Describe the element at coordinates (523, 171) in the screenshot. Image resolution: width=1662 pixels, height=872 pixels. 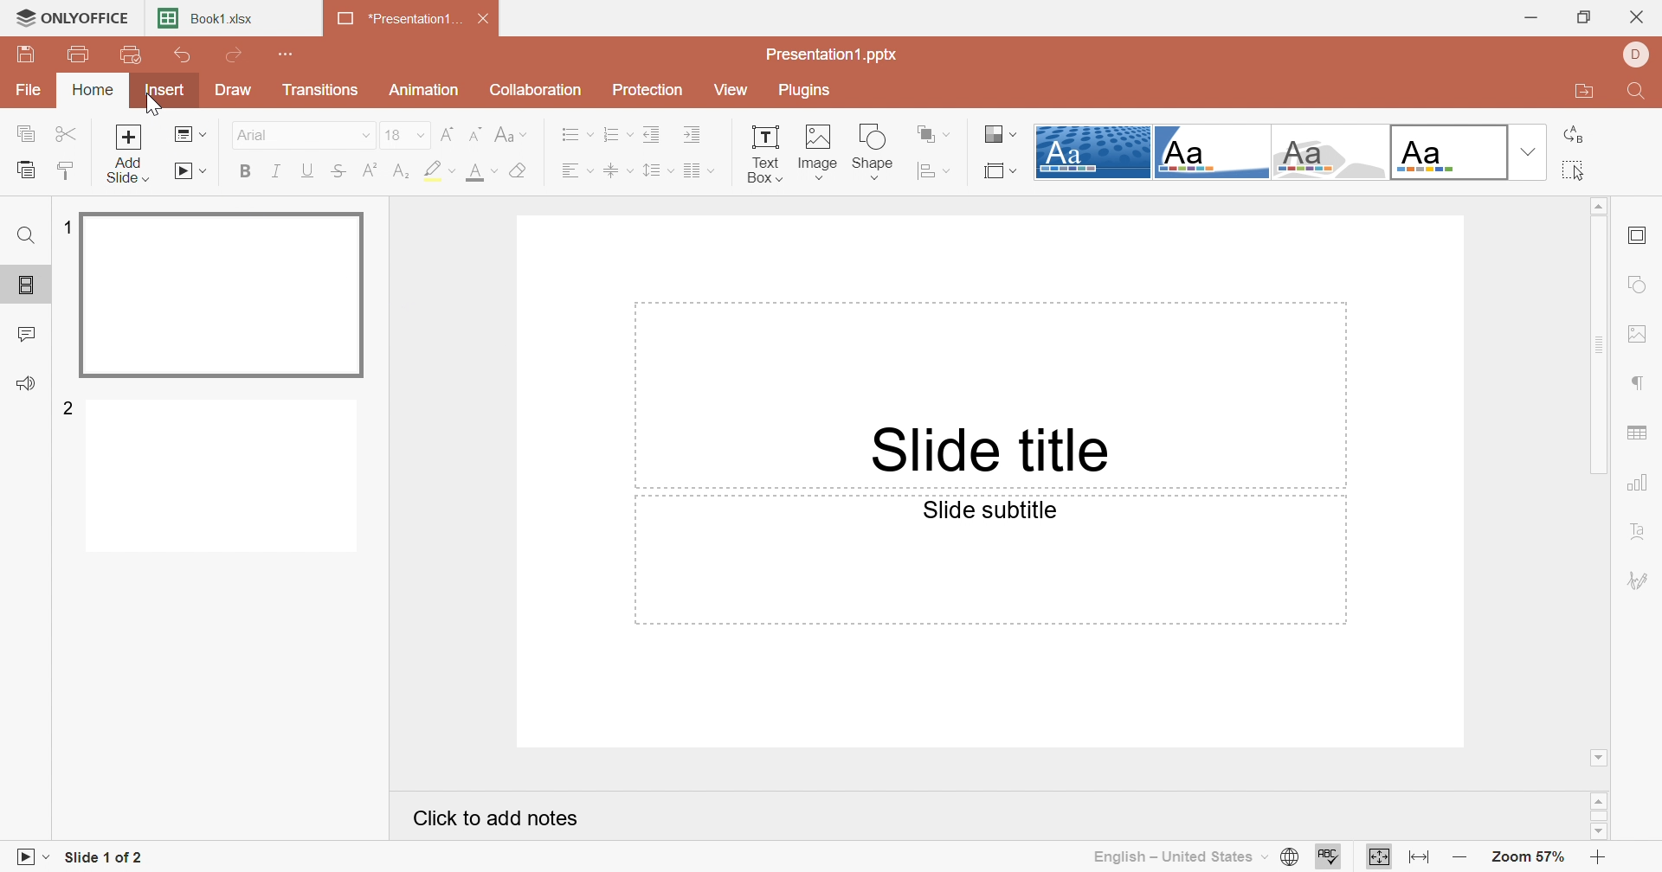
I see `Clear` at that location.